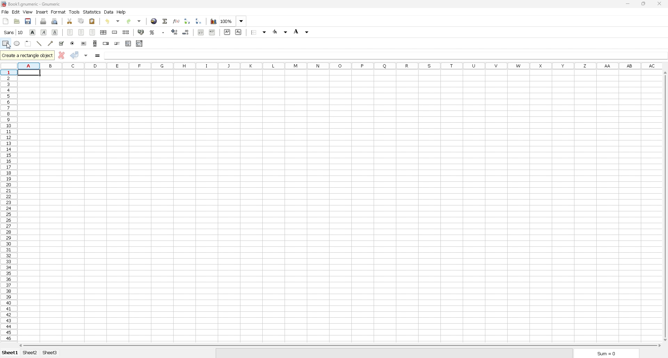  I want to click on scroll bar, so click(665, 206).